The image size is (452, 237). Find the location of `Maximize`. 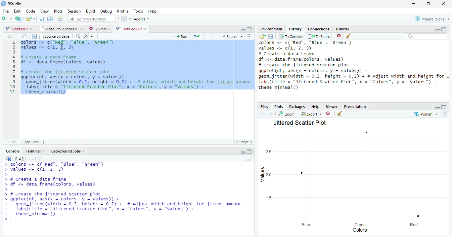

Maximize is located at coordinates (249, 29).